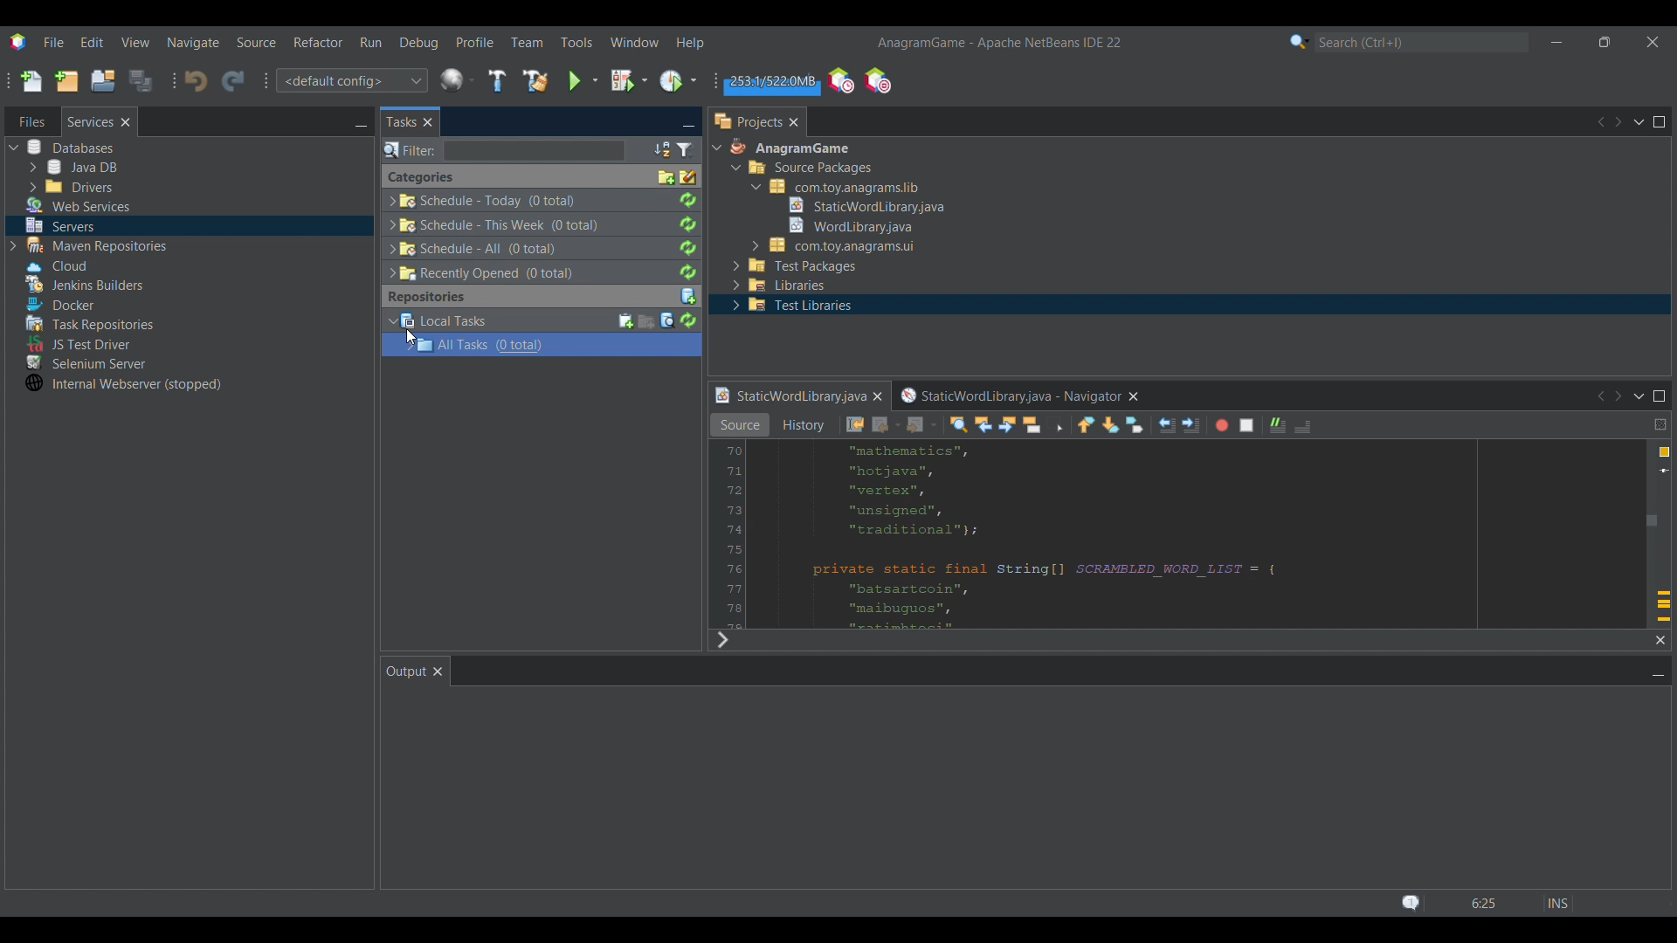  Describe the element at coordinates (755, 120) in the screenshot. I see `` at that location.